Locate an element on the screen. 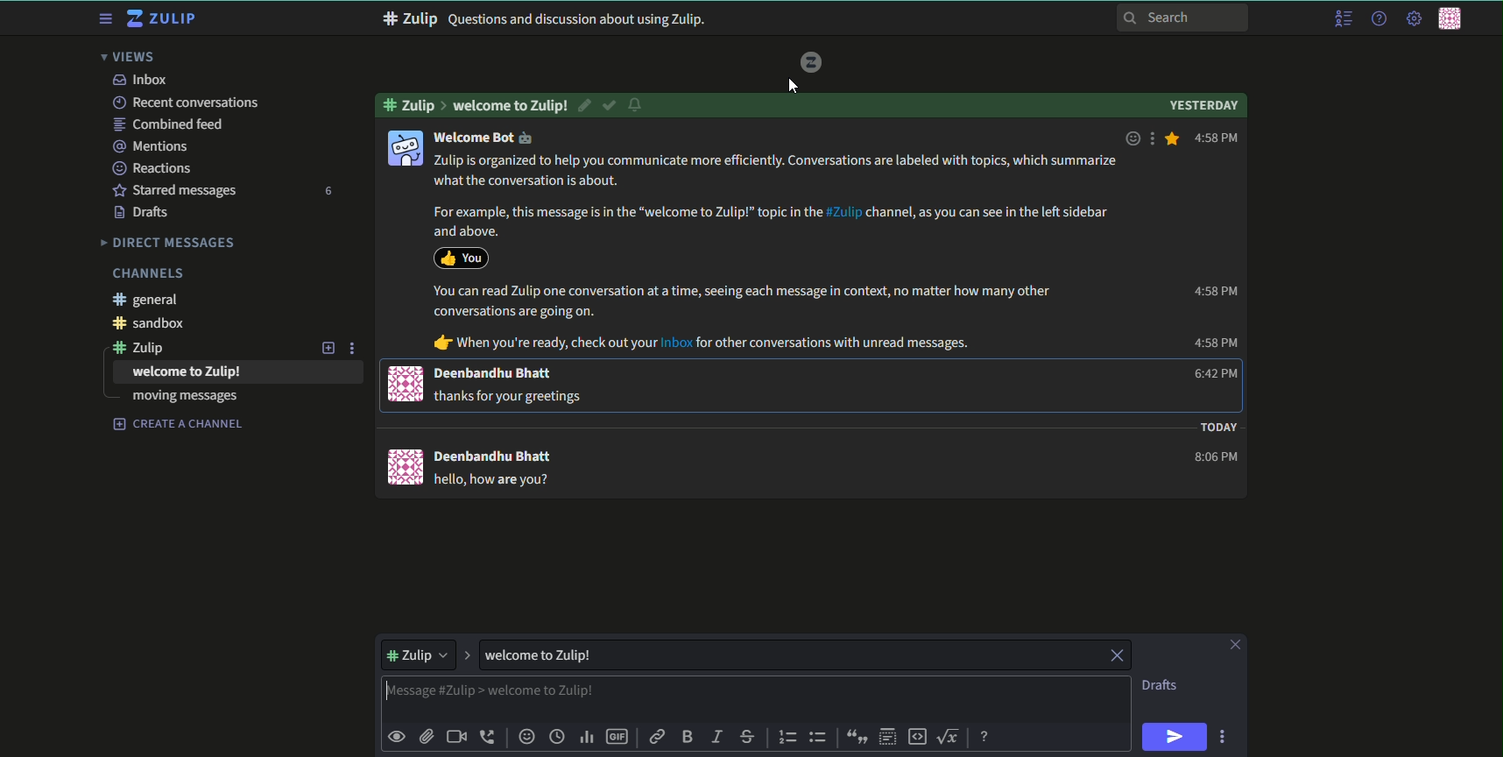 The height and width of the screenshot is (757, 1503). close is located at coordinates (1115, 656).